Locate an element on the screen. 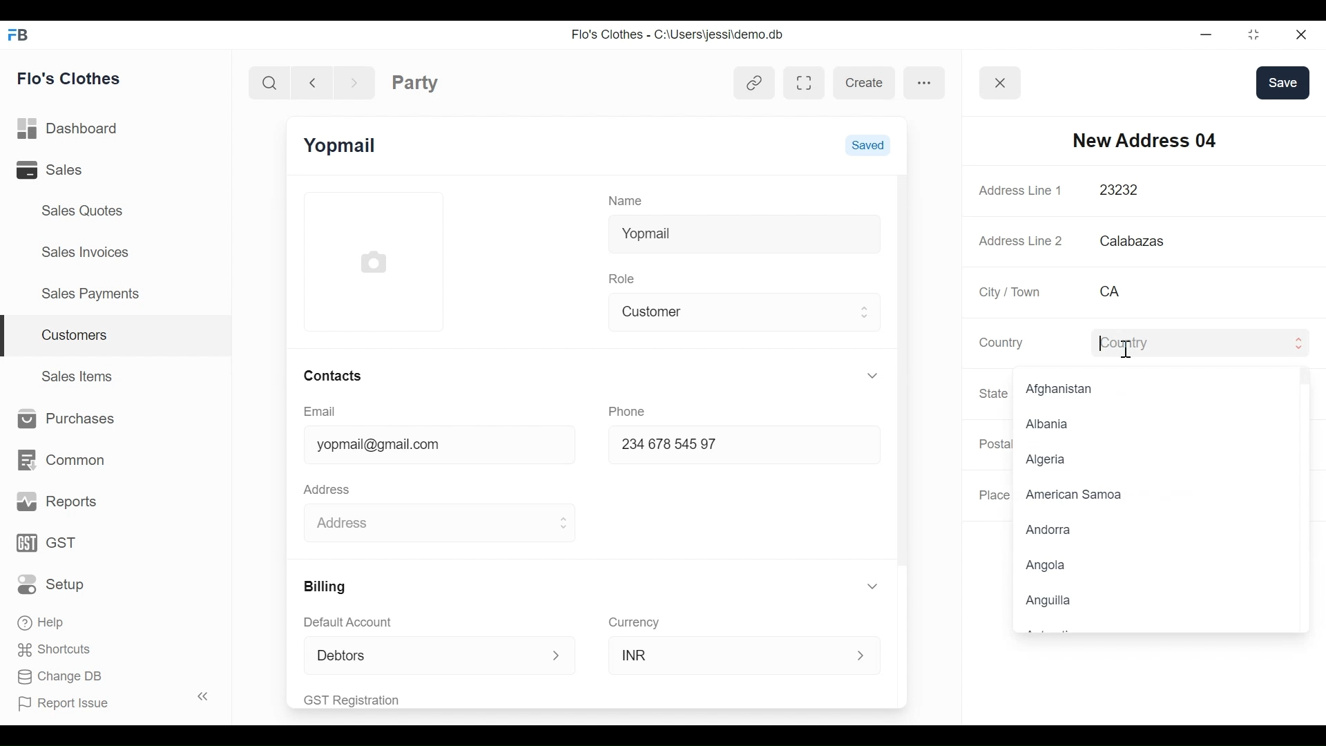  text cursor is located at coordinates (1126, 349).